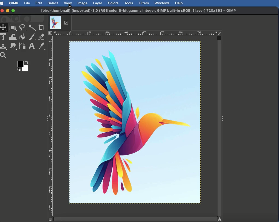  I want to click on Image, so click(83, 3).